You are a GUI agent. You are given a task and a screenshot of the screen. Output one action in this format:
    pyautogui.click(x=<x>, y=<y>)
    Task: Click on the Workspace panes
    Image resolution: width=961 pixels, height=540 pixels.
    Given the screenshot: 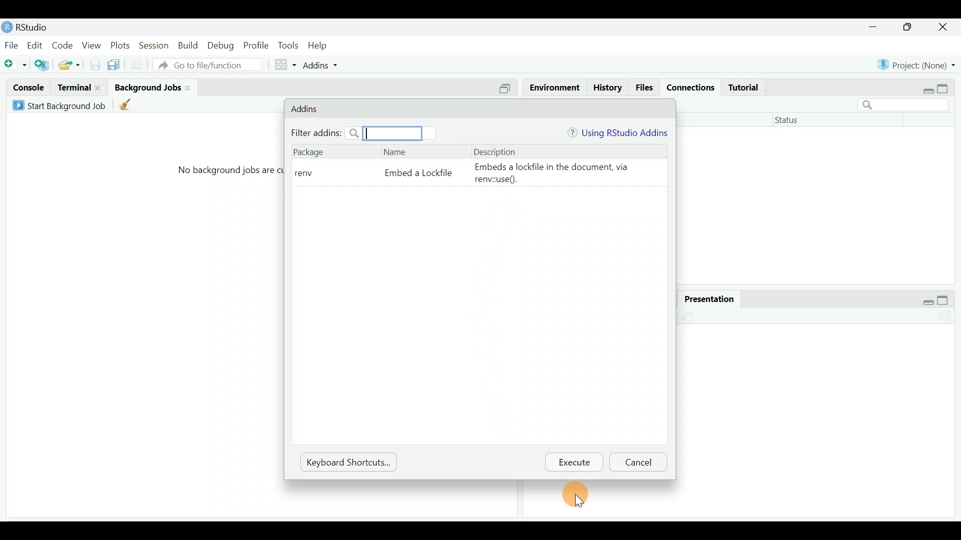 What is the action you would take?
    pyautogui.click(x=286, y=65)
    